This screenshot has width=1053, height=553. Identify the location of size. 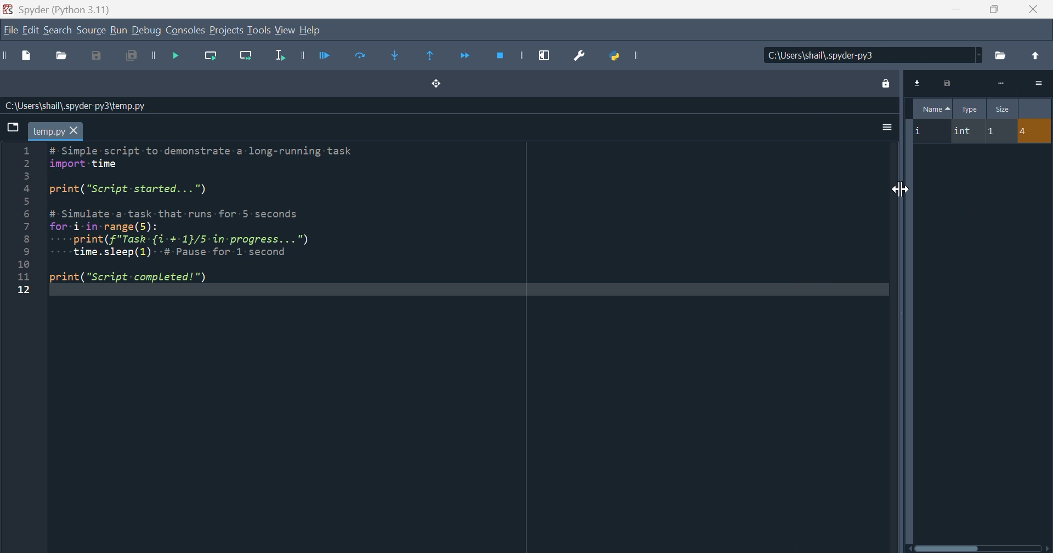
(1002, 109).